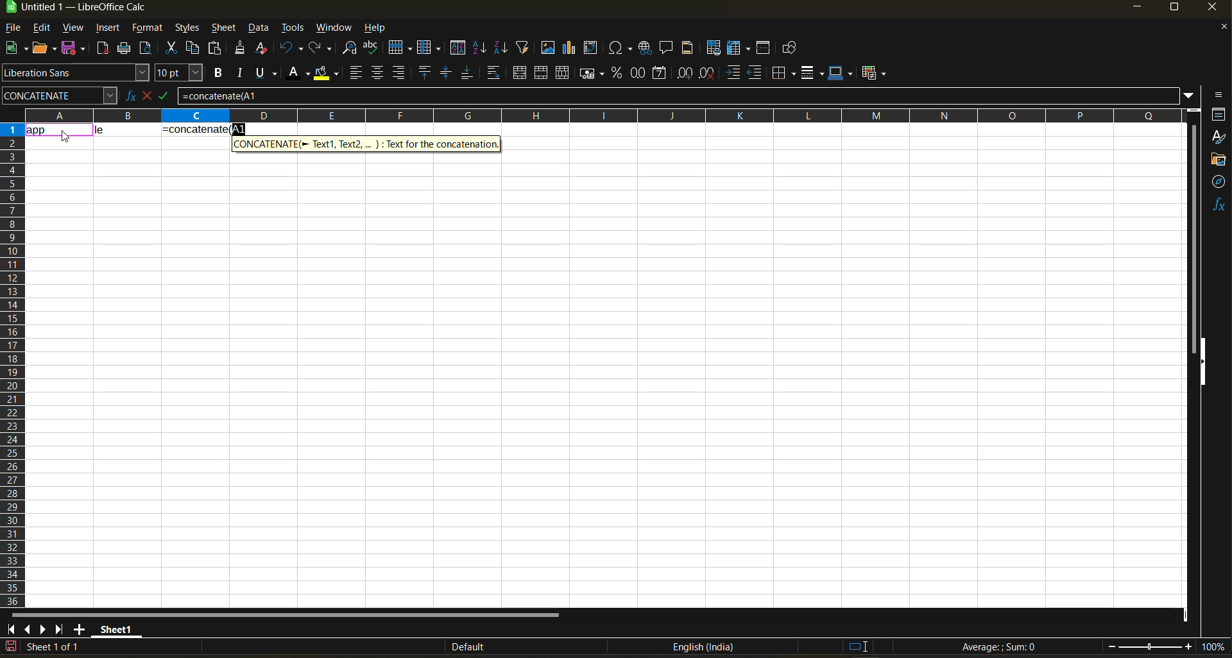 Image resolution: width=1232 pixels, height=658 pixels. I want to click on zoom slider, so click(1150, 647).